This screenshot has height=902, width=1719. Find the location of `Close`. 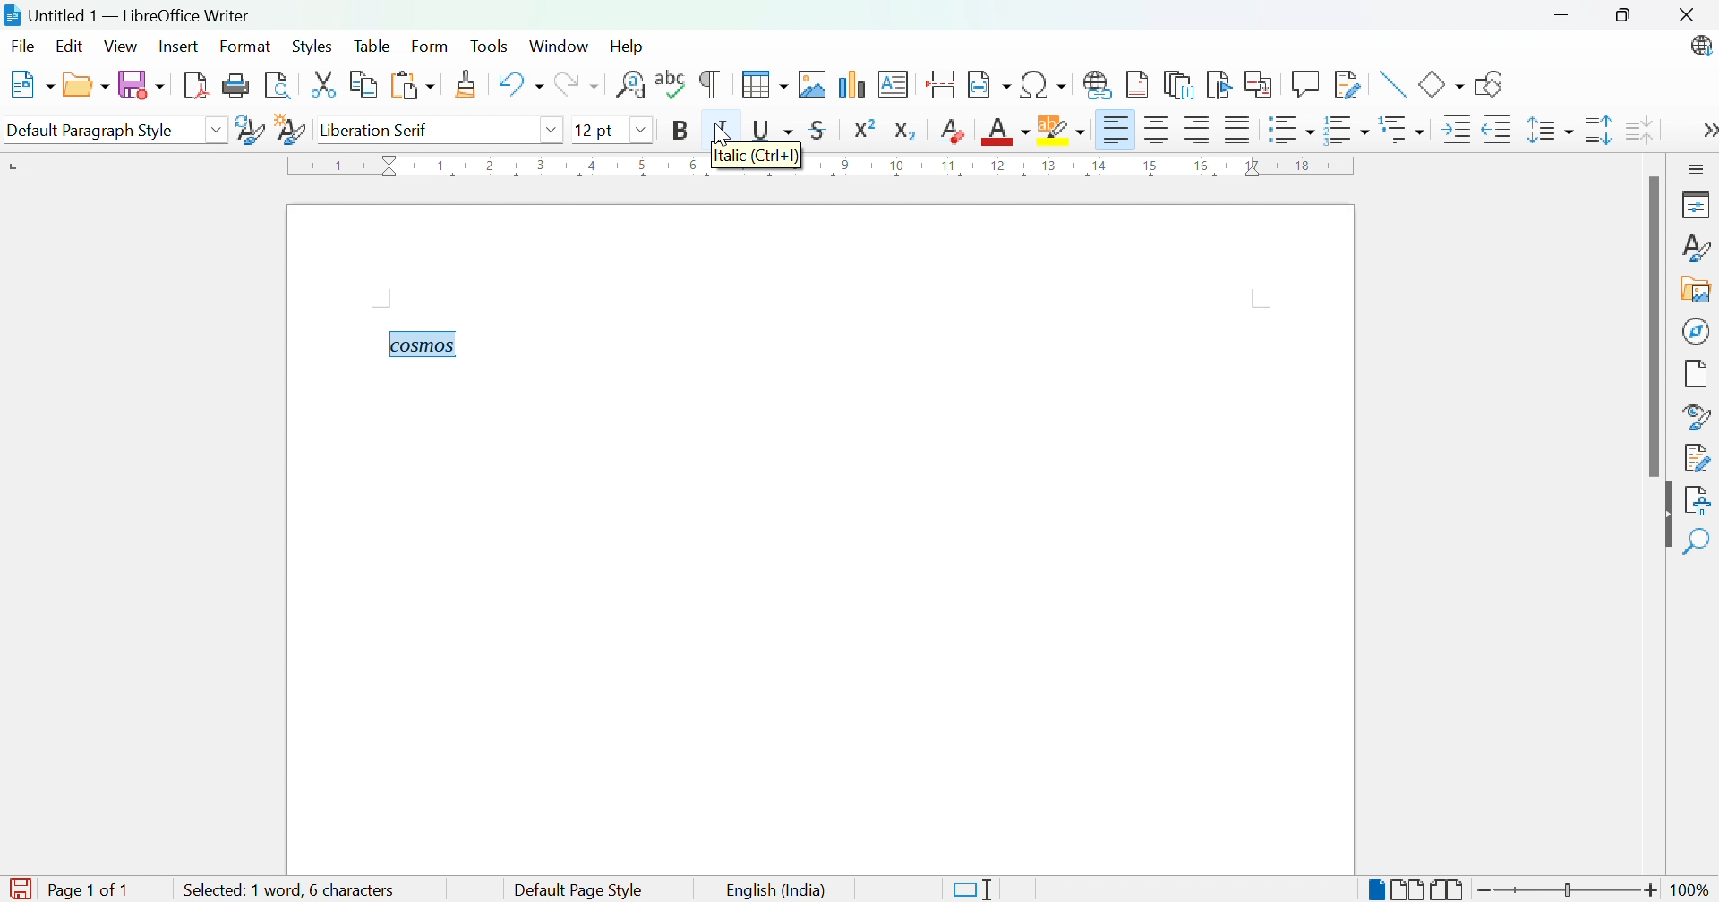

Close is located at coordinates (1692, 19).